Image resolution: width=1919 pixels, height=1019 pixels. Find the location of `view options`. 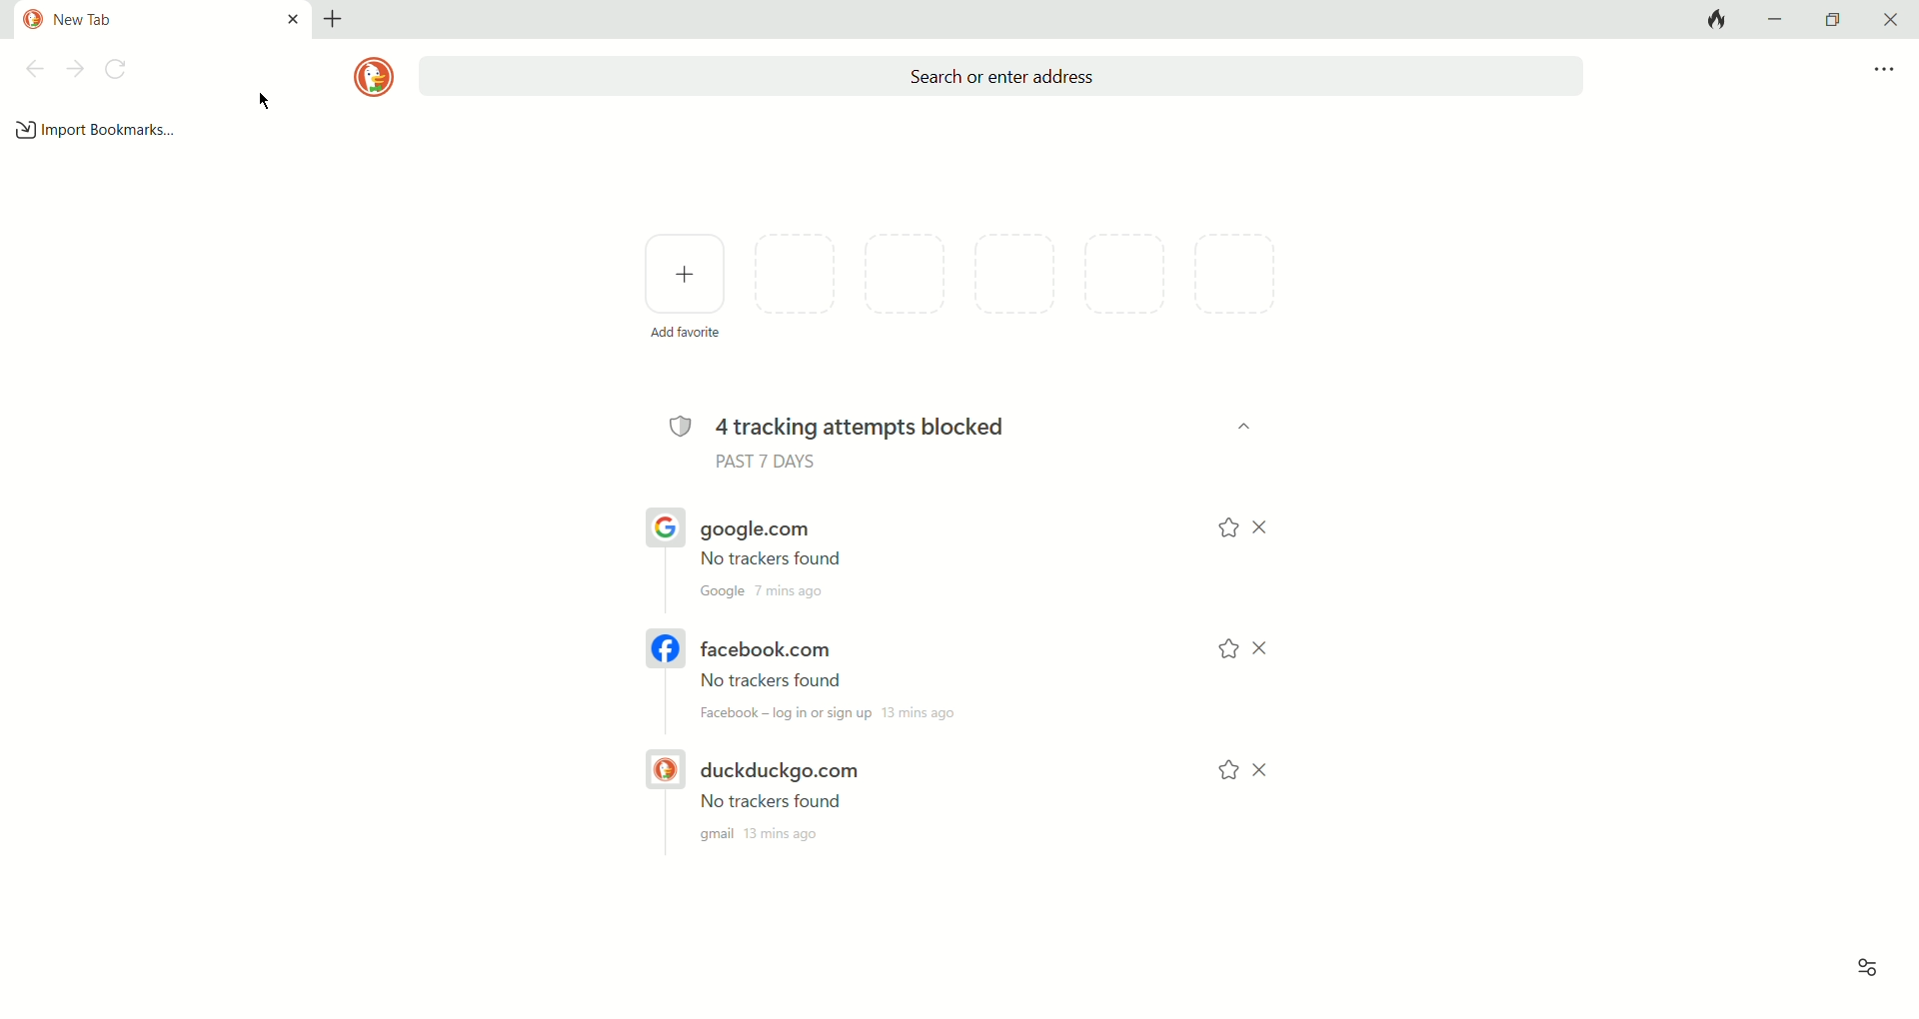

view options is located at coordinates (1866, 974).